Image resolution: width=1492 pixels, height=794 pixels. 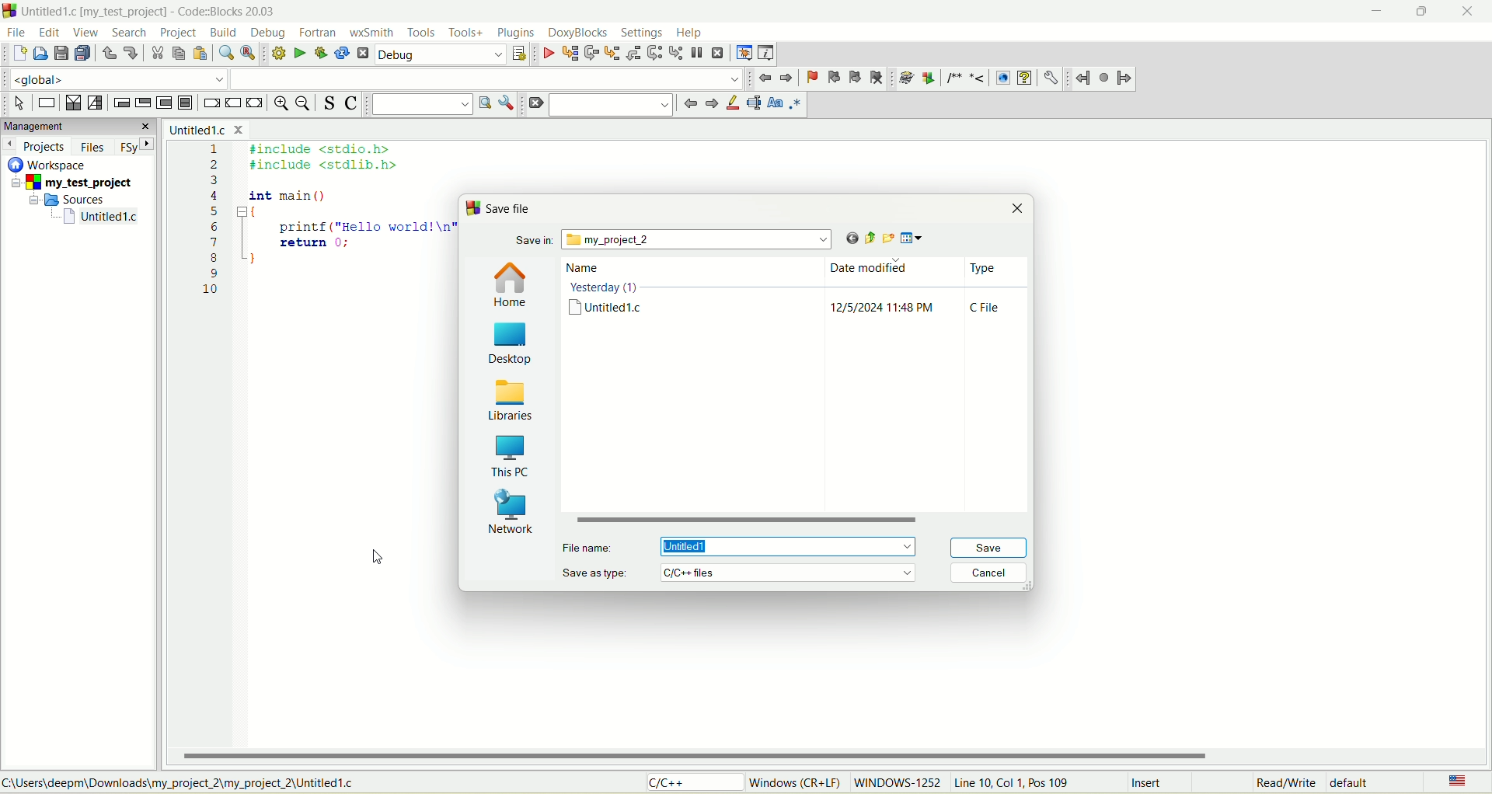 What do you see at coordinates (535, 104) in the screenshot?
I see `clear` at bounding box center [535, 104].